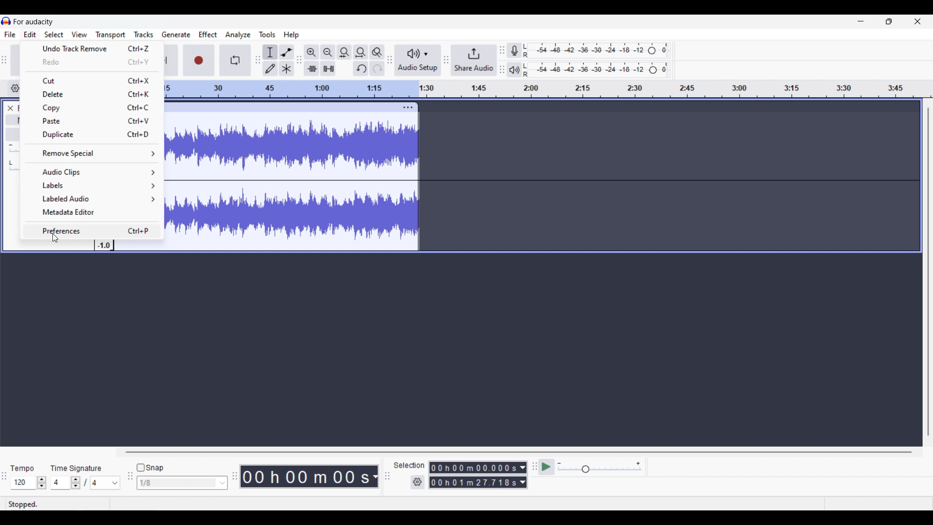  What do you see at coordinates (889, 21) in the screenshot?
I see `Show in smaller tab` at bounding box center [889, 21].